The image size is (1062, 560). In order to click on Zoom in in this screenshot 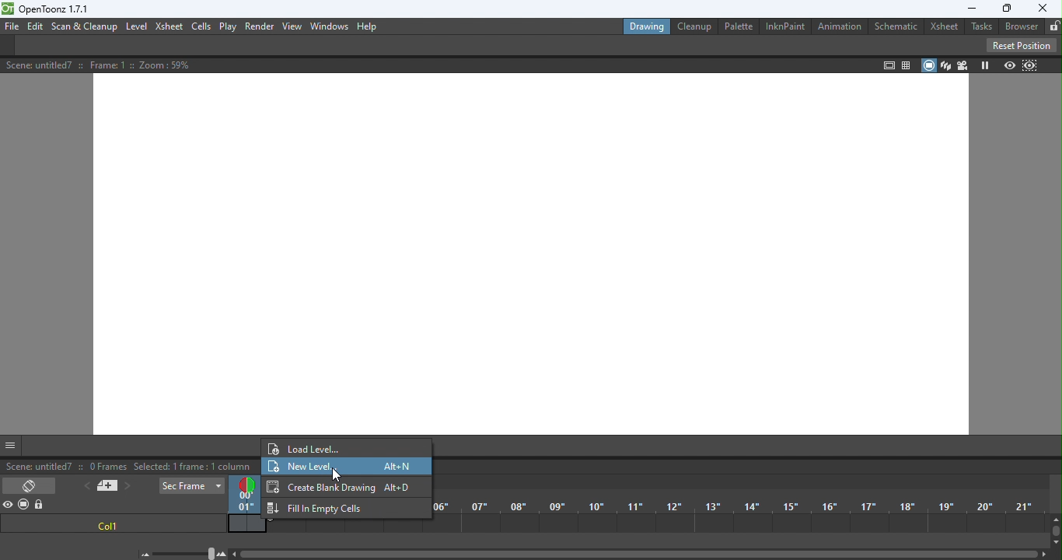, I will do `click(222, 554)`.